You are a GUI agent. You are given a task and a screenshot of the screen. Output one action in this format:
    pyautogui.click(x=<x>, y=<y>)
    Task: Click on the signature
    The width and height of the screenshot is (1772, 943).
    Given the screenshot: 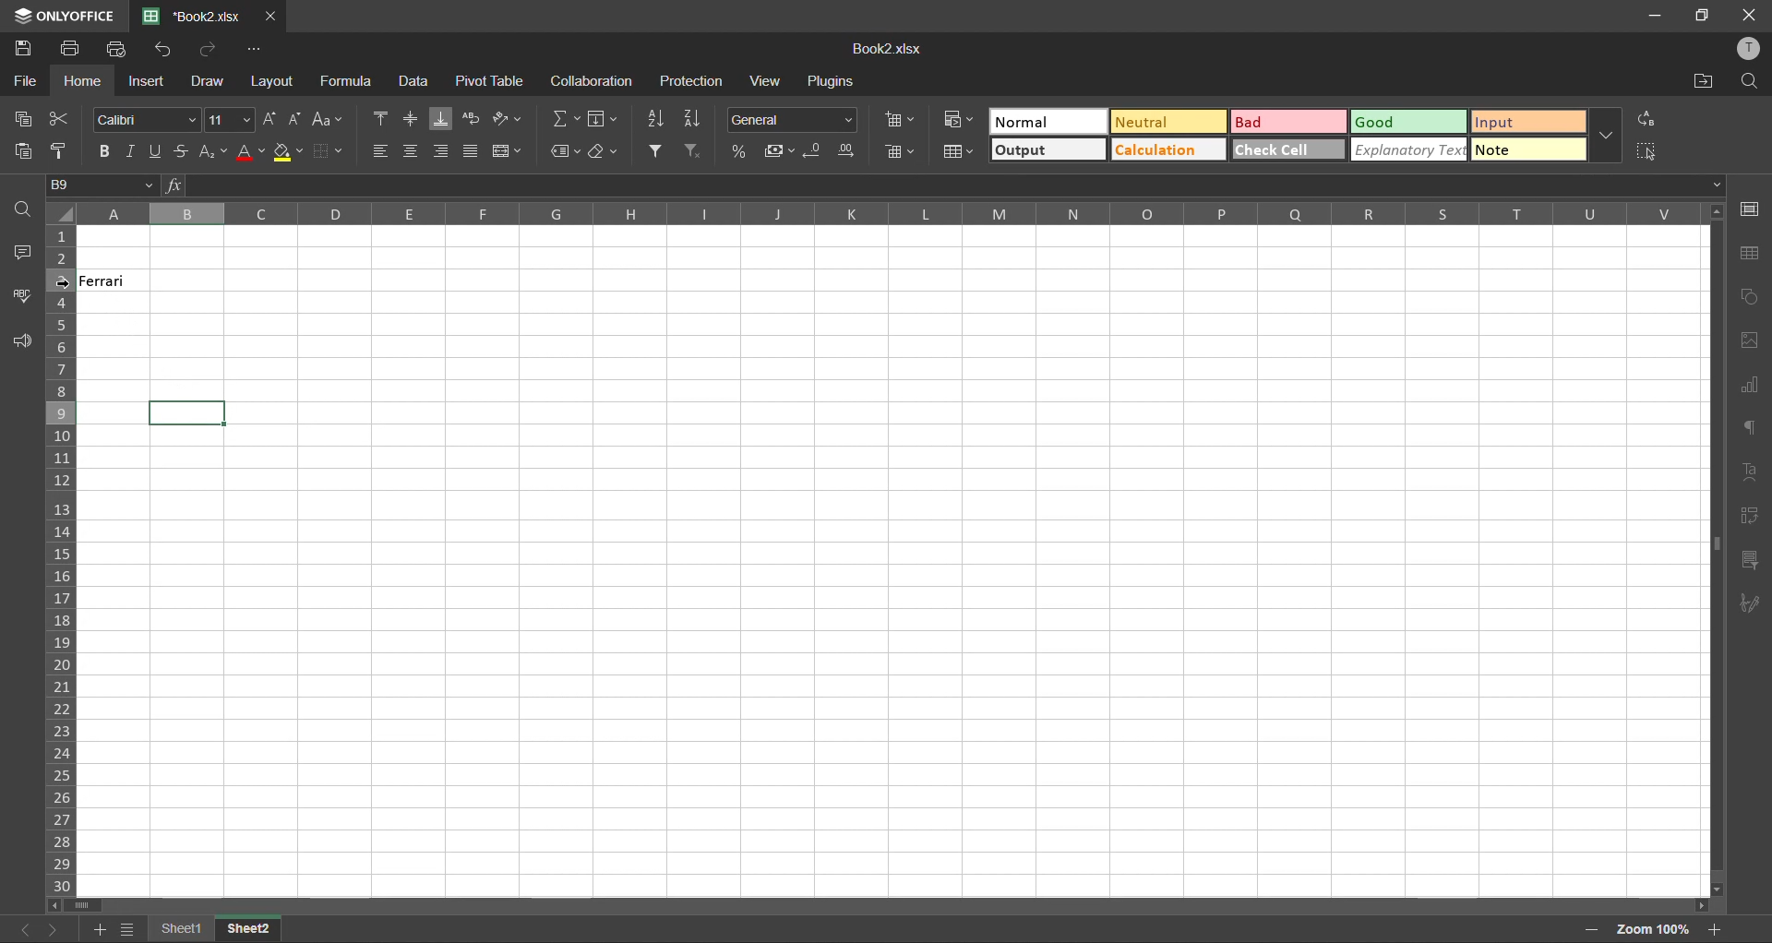 What is the action you would take?
    pyautogui.click(x=1752, y=603)
    